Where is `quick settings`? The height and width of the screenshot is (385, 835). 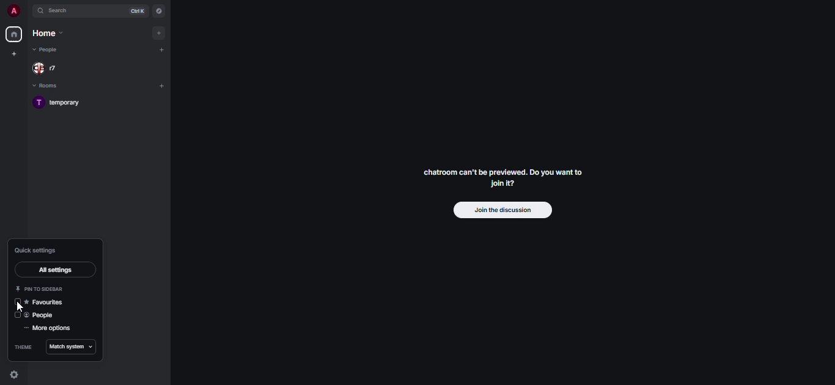 quick settings is located at coordinates (17, 375).